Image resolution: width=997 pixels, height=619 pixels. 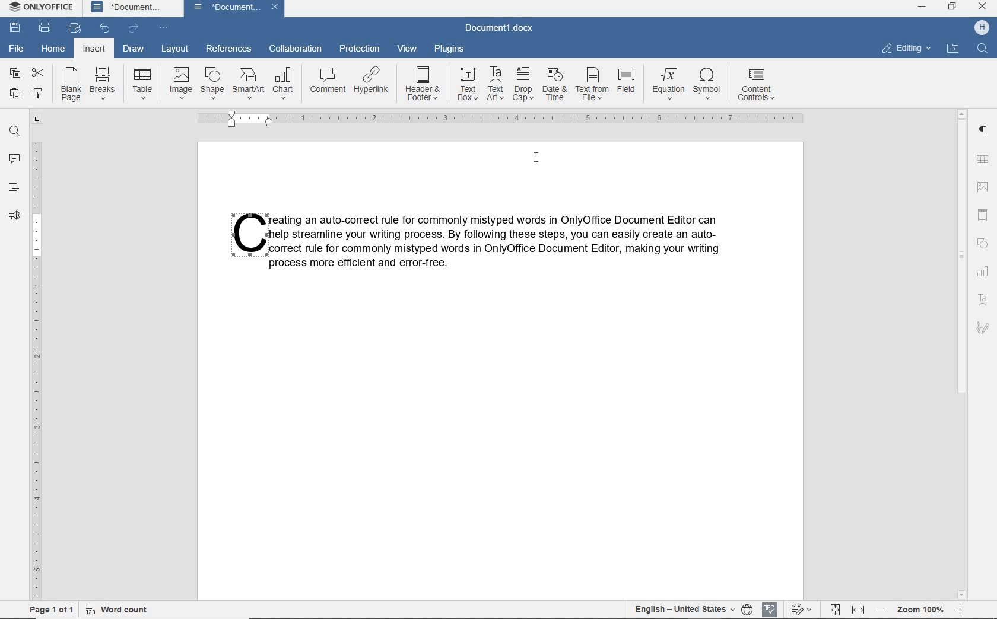 What do you see at coordinates (45, 27) in the screenshot?
I see `print` at bounding box center [45, 27].